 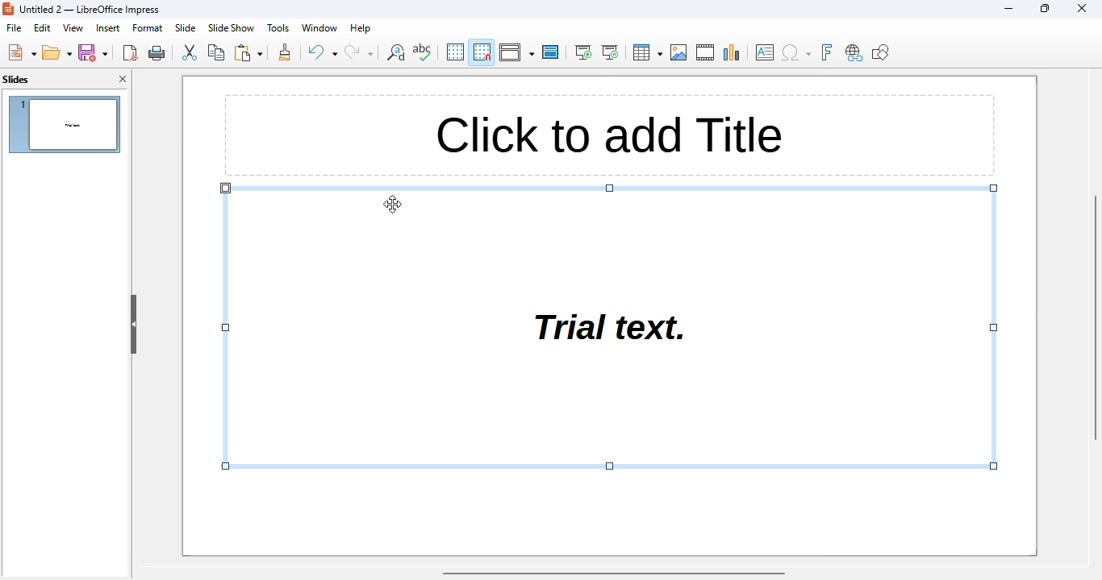 What do you see at coordinates (186, 27) in the screenshot?
I see `slide` at bounding box center [186, 27].